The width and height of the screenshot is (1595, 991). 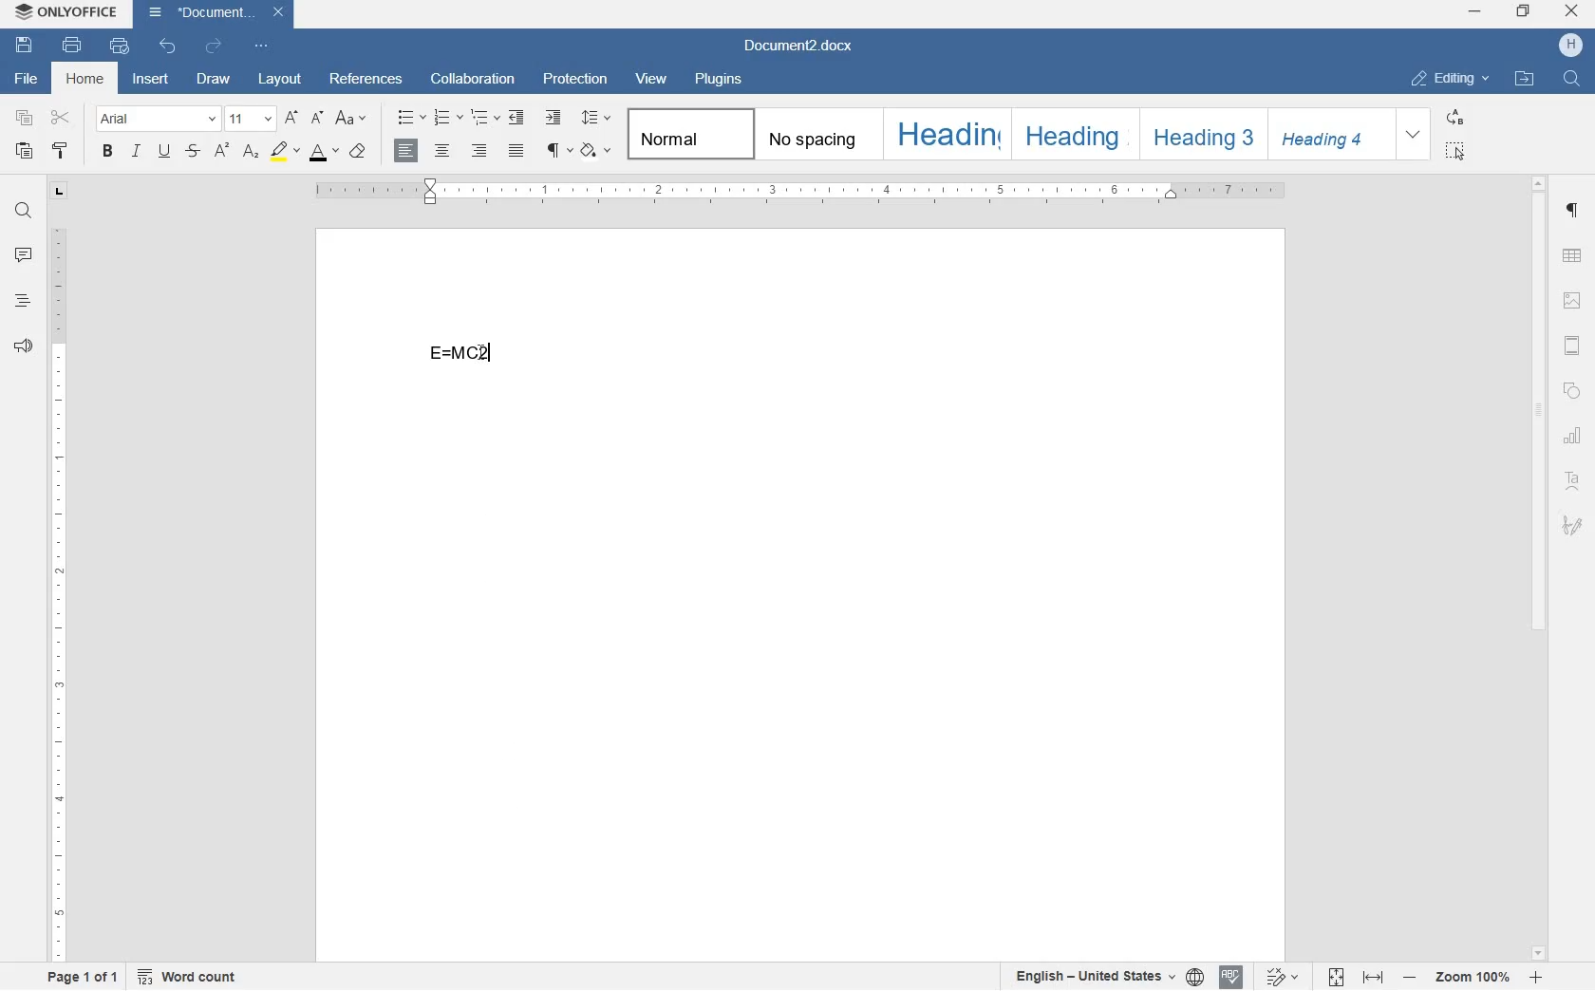 What do you see at coordinates (27, 212) in the screenshot?
I see `find` at bounding box center [27, 212].